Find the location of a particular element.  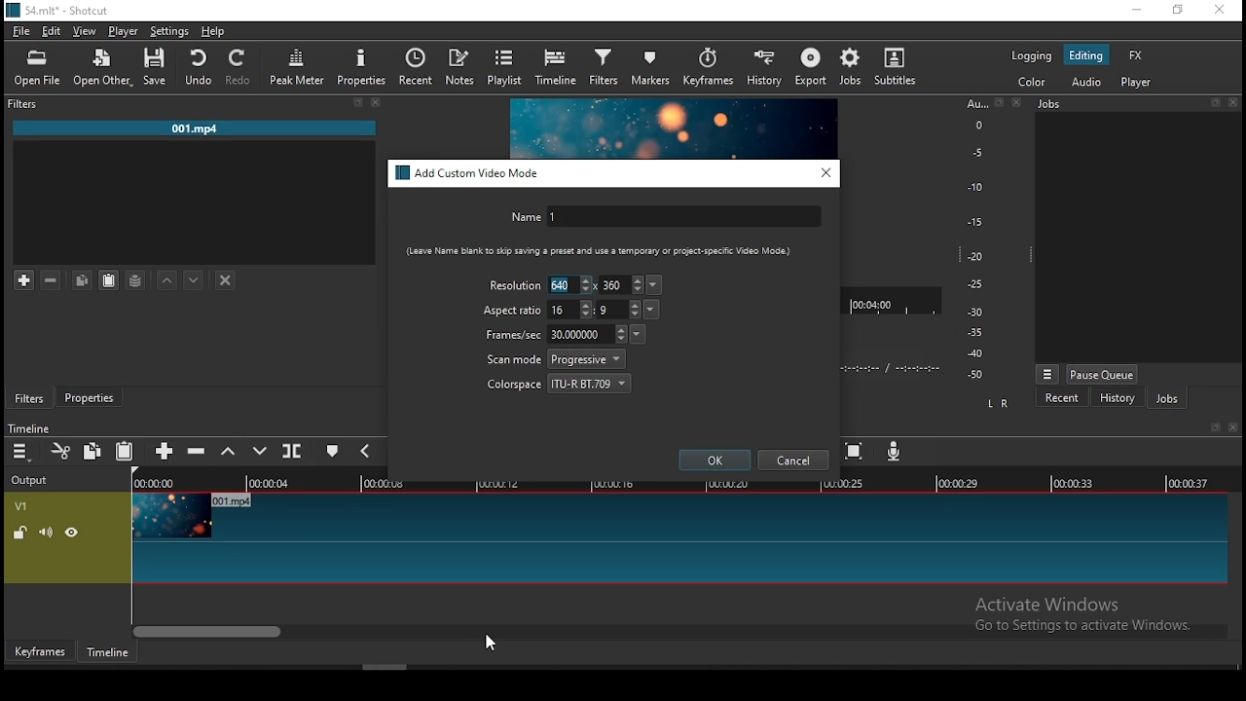

properties is located at coordinates (88, 394).